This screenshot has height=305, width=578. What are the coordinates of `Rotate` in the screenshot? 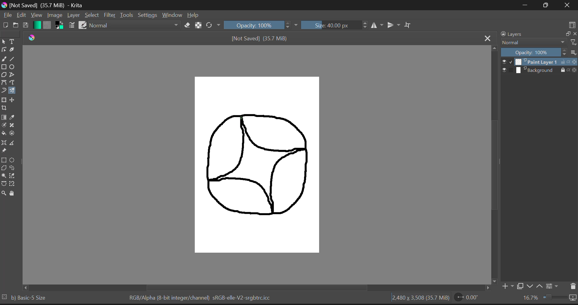 It's located at (213, 25).